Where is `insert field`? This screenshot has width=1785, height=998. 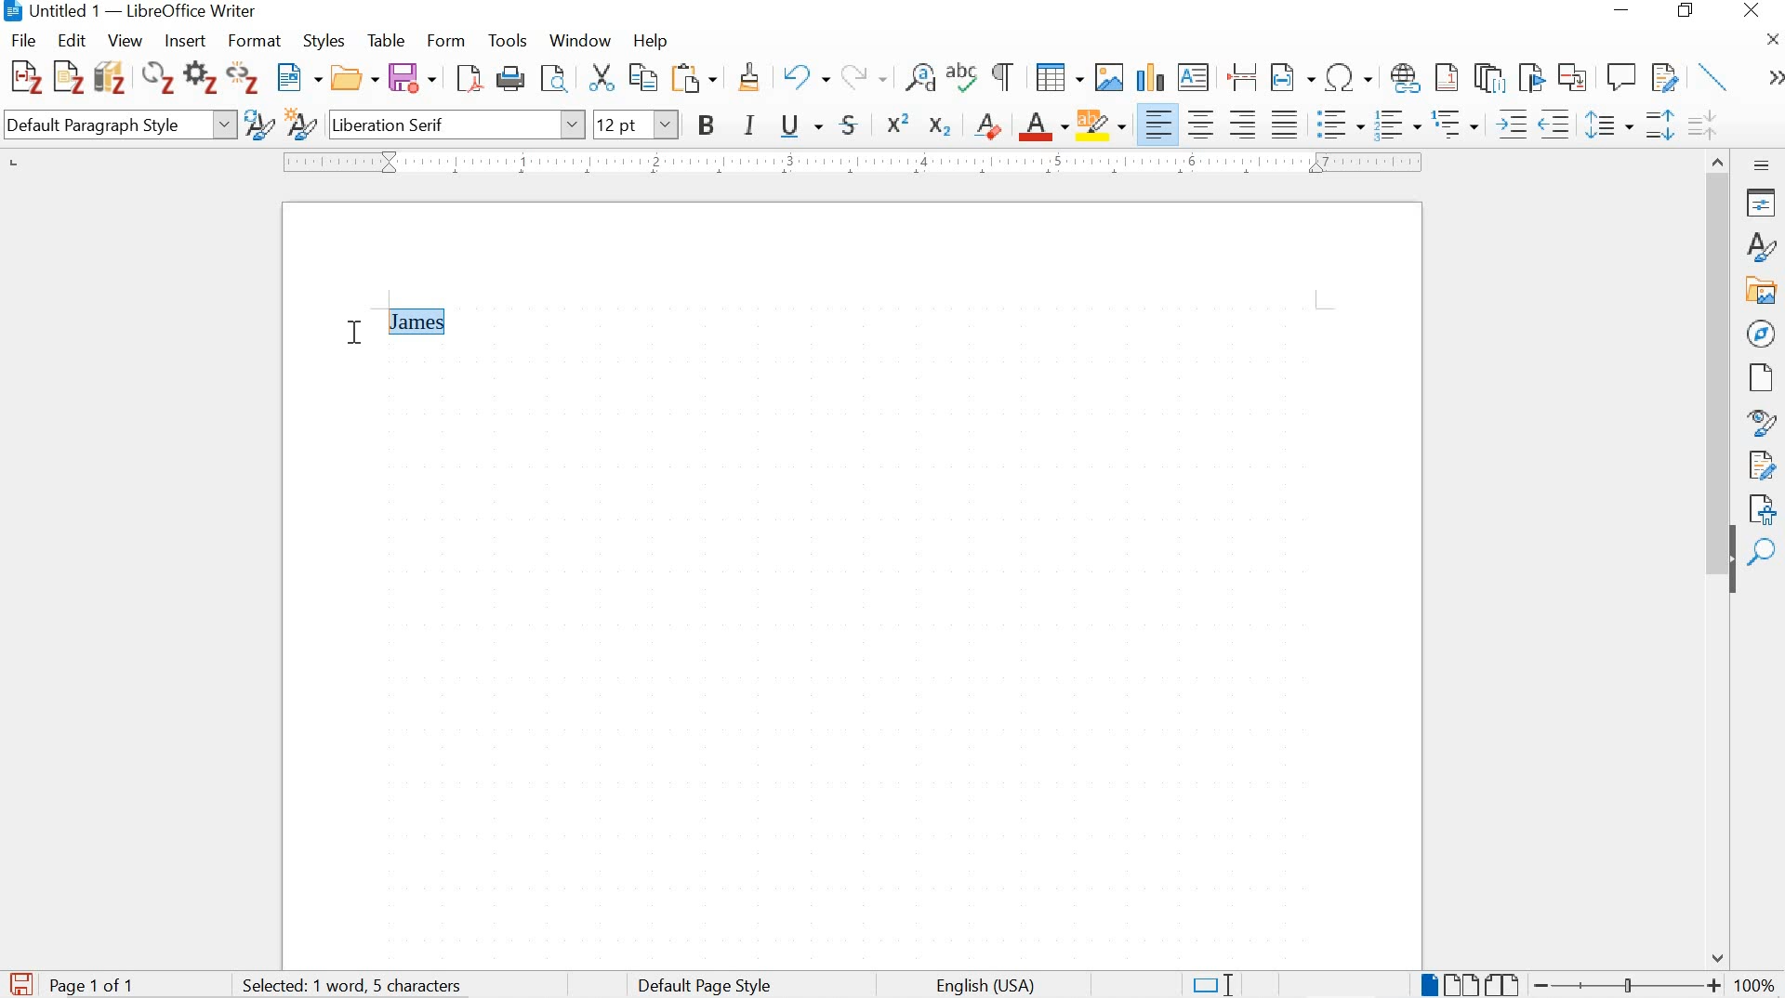 insert field is located at coordinates (1292, 78).